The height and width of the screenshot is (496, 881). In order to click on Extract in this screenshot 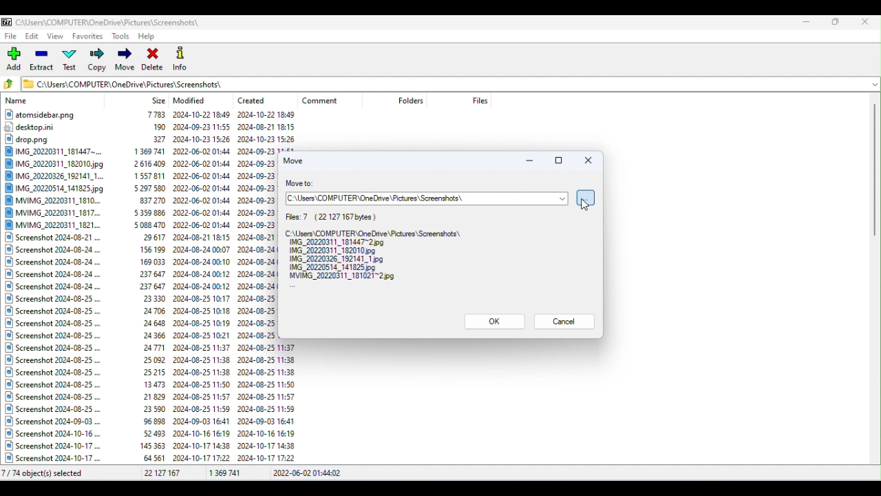, I will do `click(43, 61)`.